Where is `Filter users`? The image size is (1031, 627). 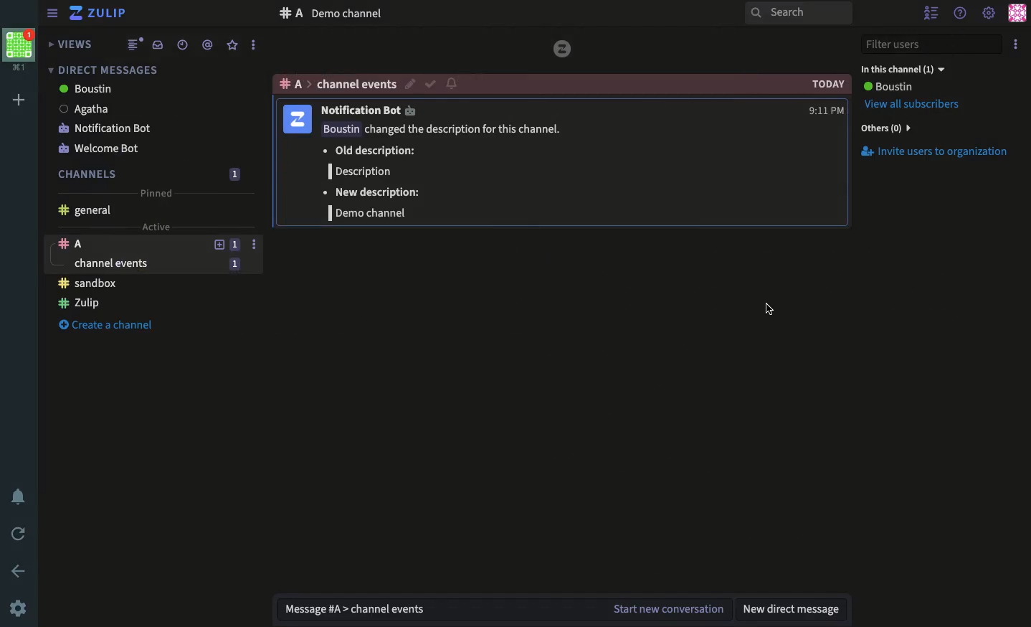
Filter users is located at coordinates (931, 45).